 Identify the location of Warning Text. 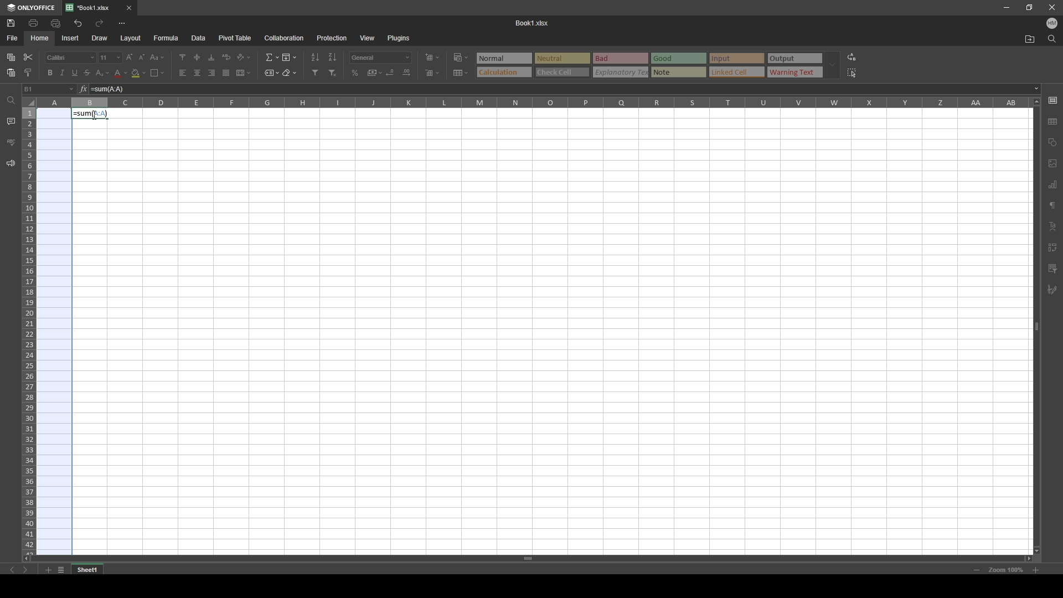
(795, 73).